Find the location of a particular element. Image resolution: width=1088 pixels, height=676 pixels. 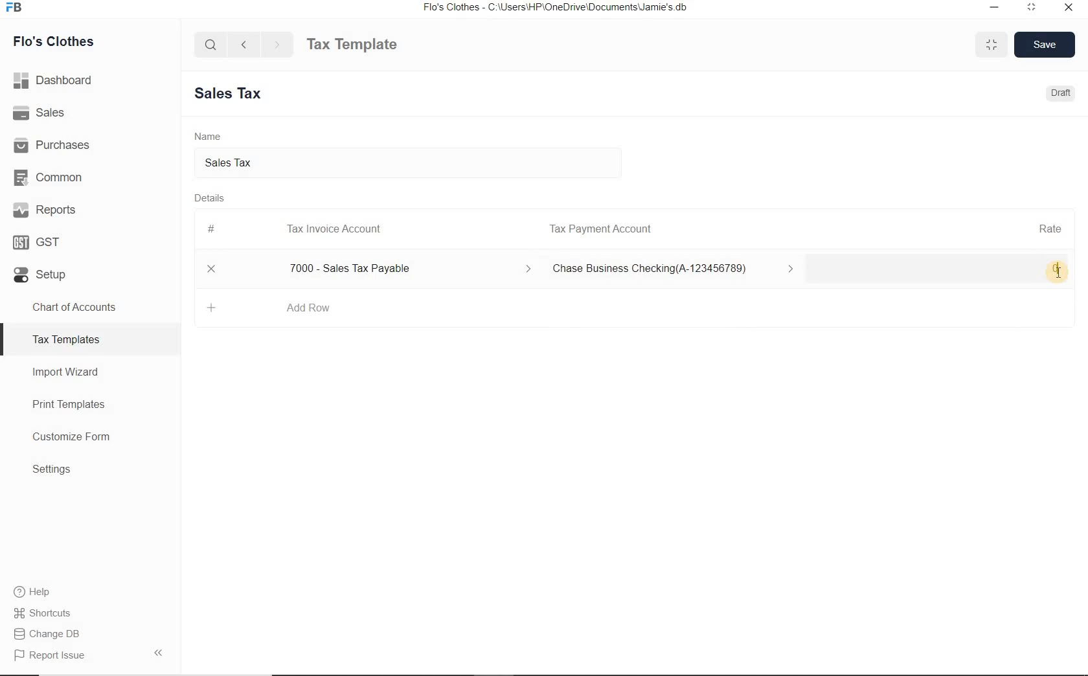

7000 - Sales Tax Payable is located at coordinates (407, 269).